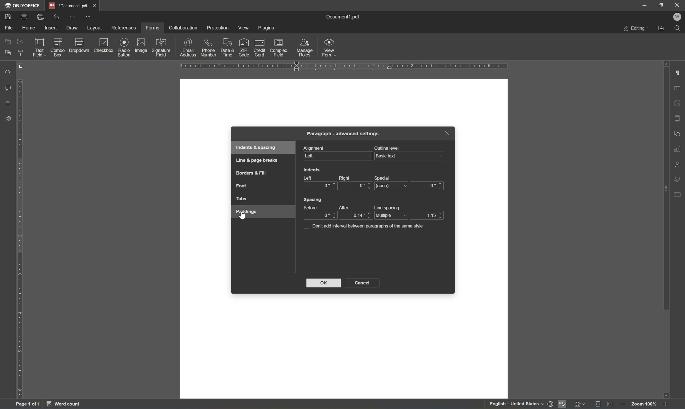  What do you see at coordinates (9, 27) in the screenshot?
I see `file` at bounding box center [9, 27].